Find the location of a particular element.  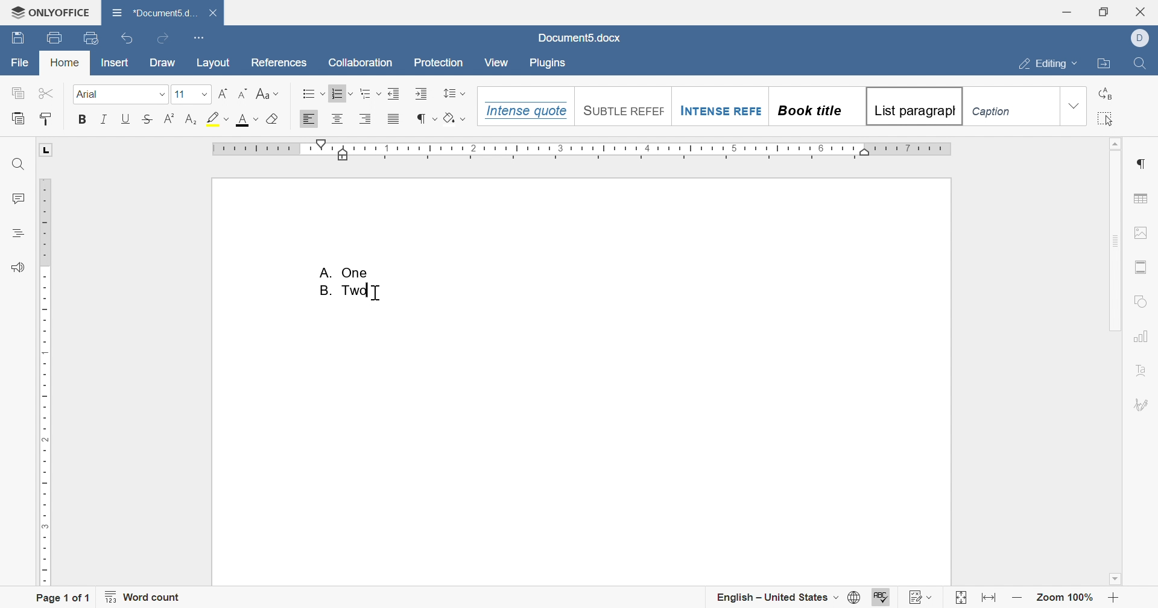

fit to width is located at coordinates (990, 600).